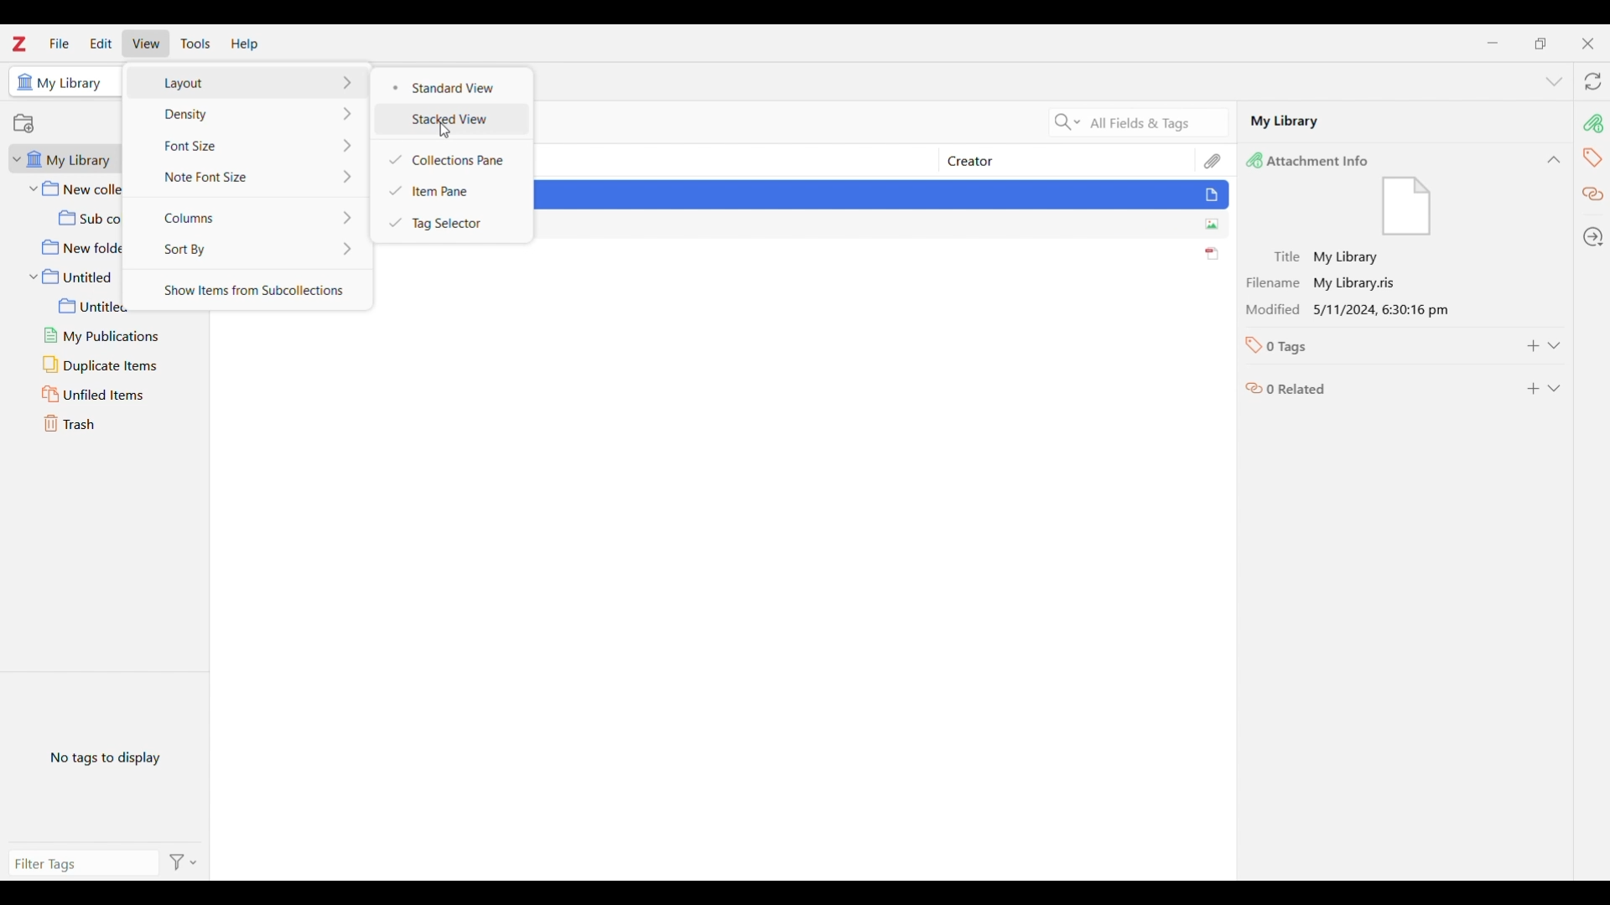 The width and height of the screenshot is (1610, 905). Describe the element at coordinates (74, 216) in the screenshot. I see `Sub collection folder under New collection folder` at that location.